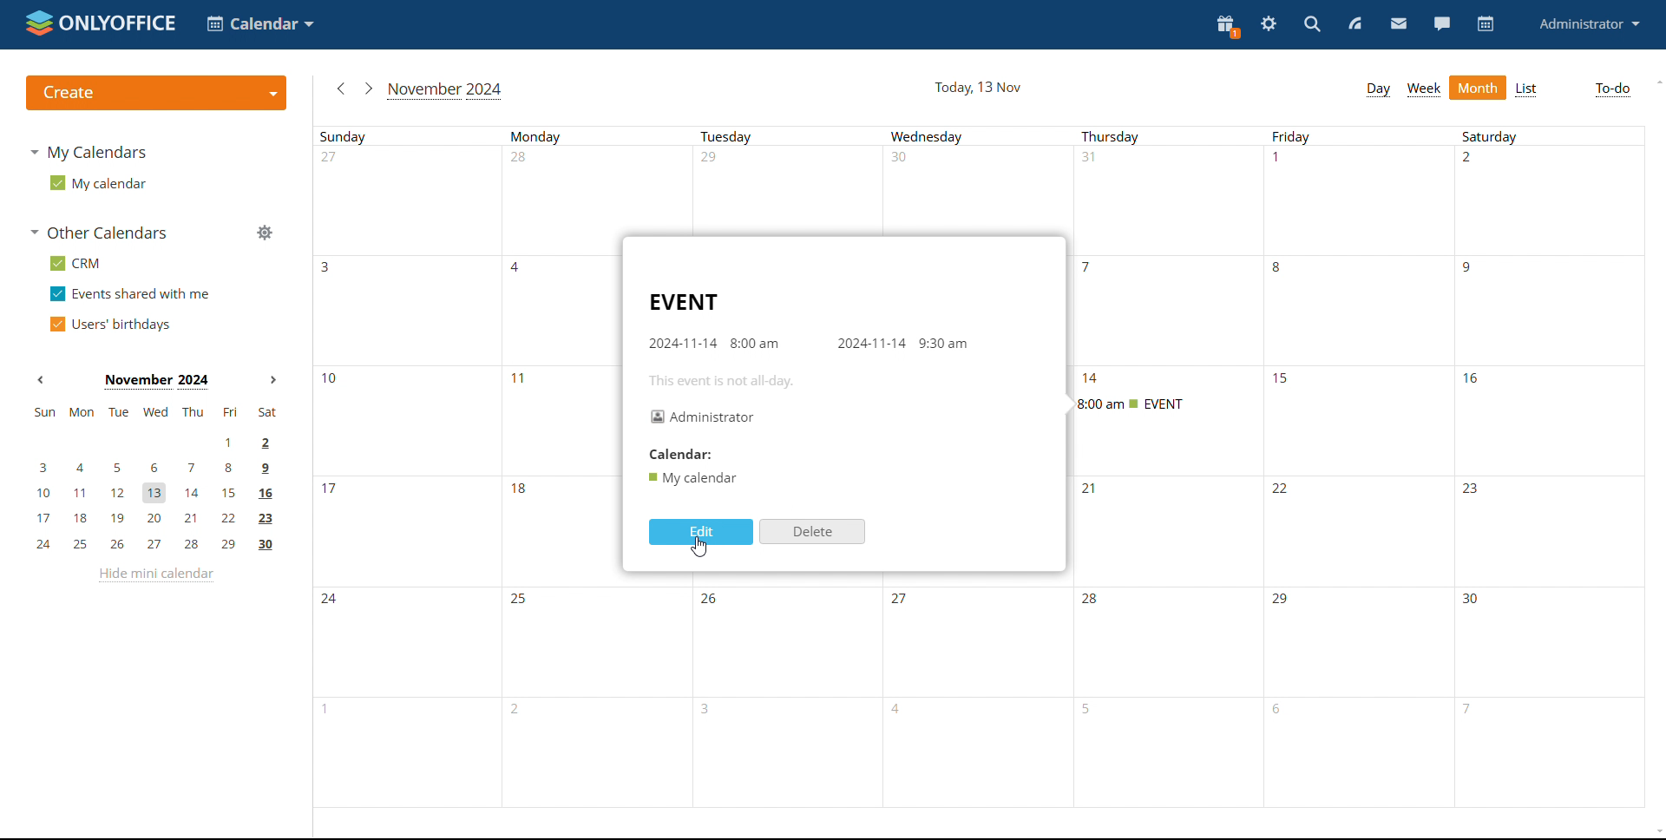 This screenshot has width=1666, height=840. Describe the element at coordinates (154, 441) in the screenshot. I see `1, 2` at that location.